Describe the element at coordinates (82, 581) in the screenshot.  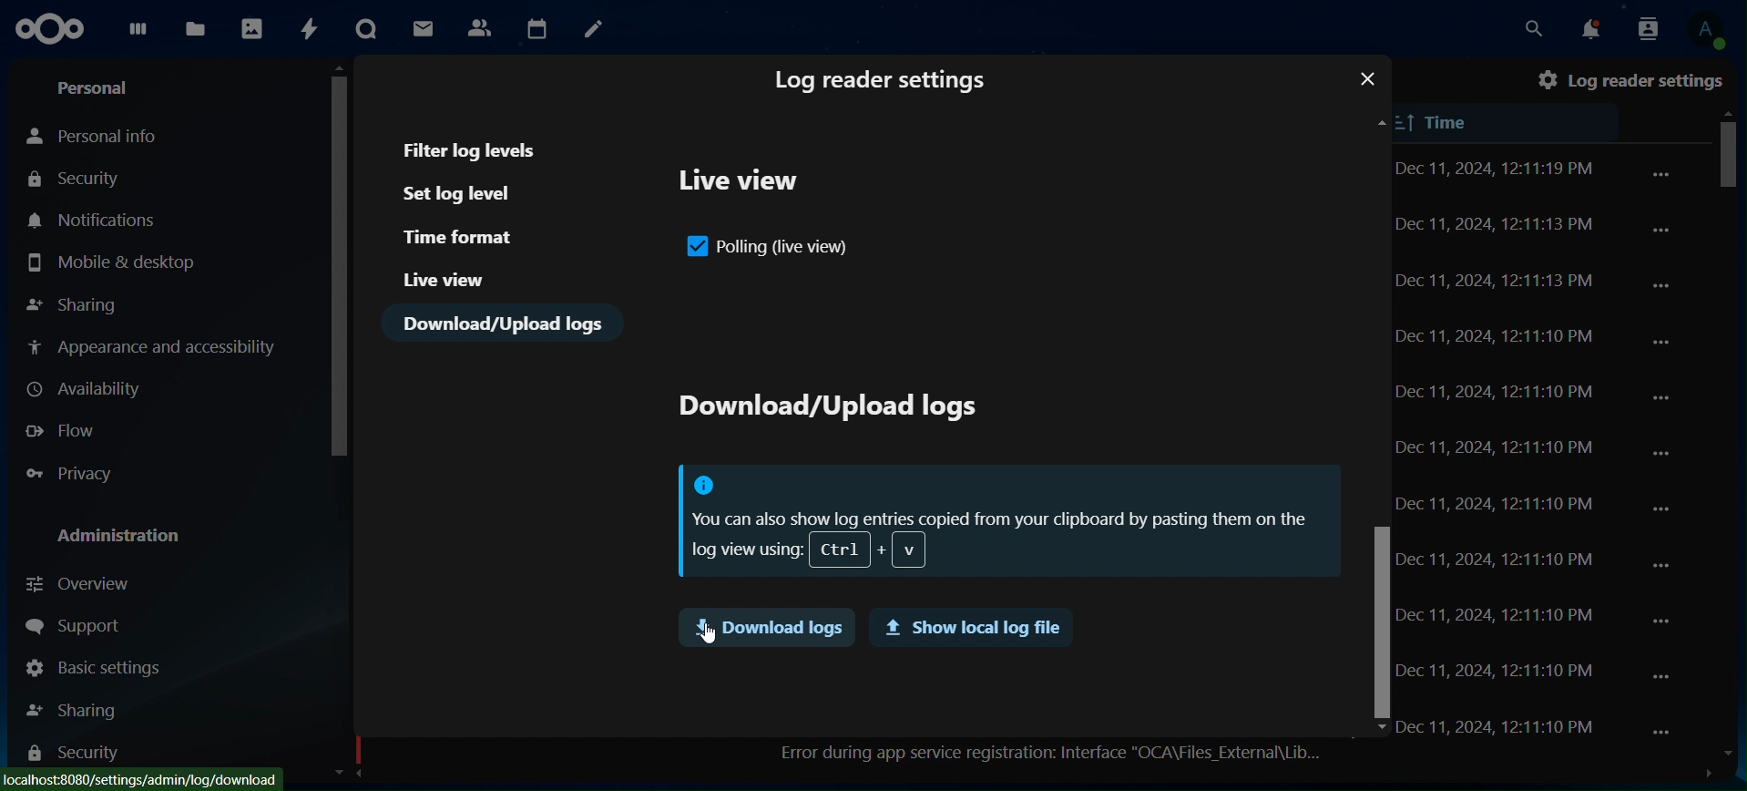
I see `overview` at that location.